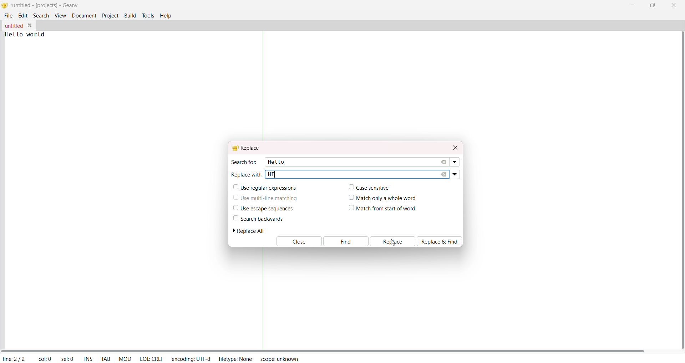 The width and height of the screenshot is (685, 363). Describe the element at coordinates (324, 350) in the screenshot. I see `horizontal scroll bar` at that location.